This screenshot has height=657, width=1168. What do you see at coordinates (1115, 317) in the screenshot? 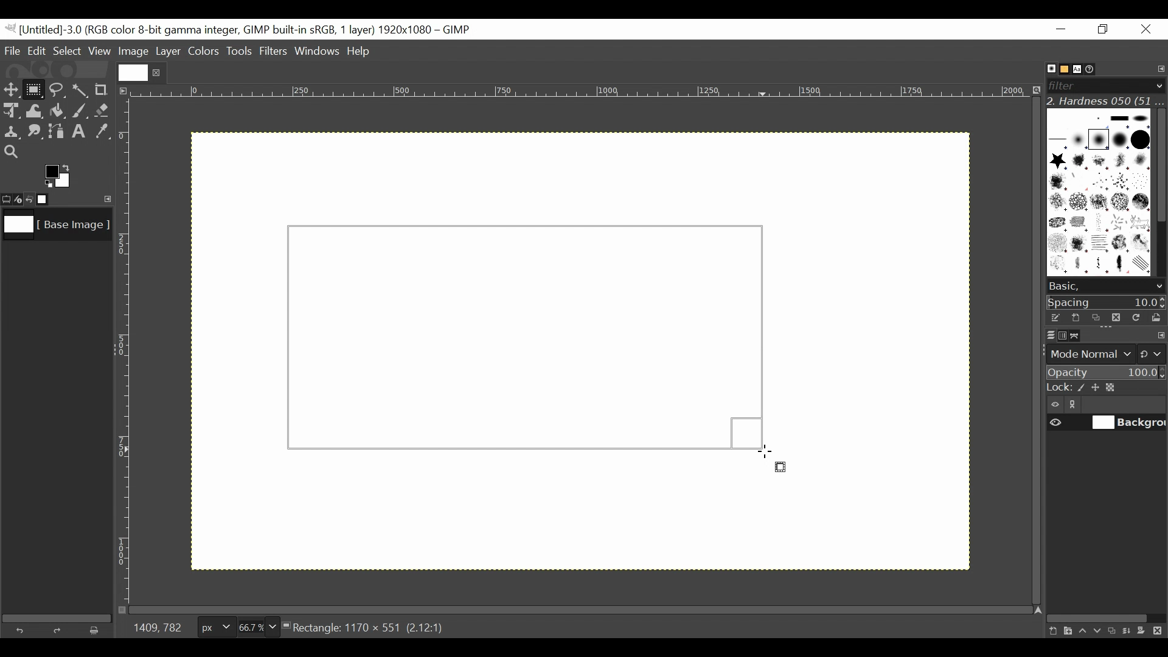
I see `Duplicate brush` at bounding box center [1115, 317].